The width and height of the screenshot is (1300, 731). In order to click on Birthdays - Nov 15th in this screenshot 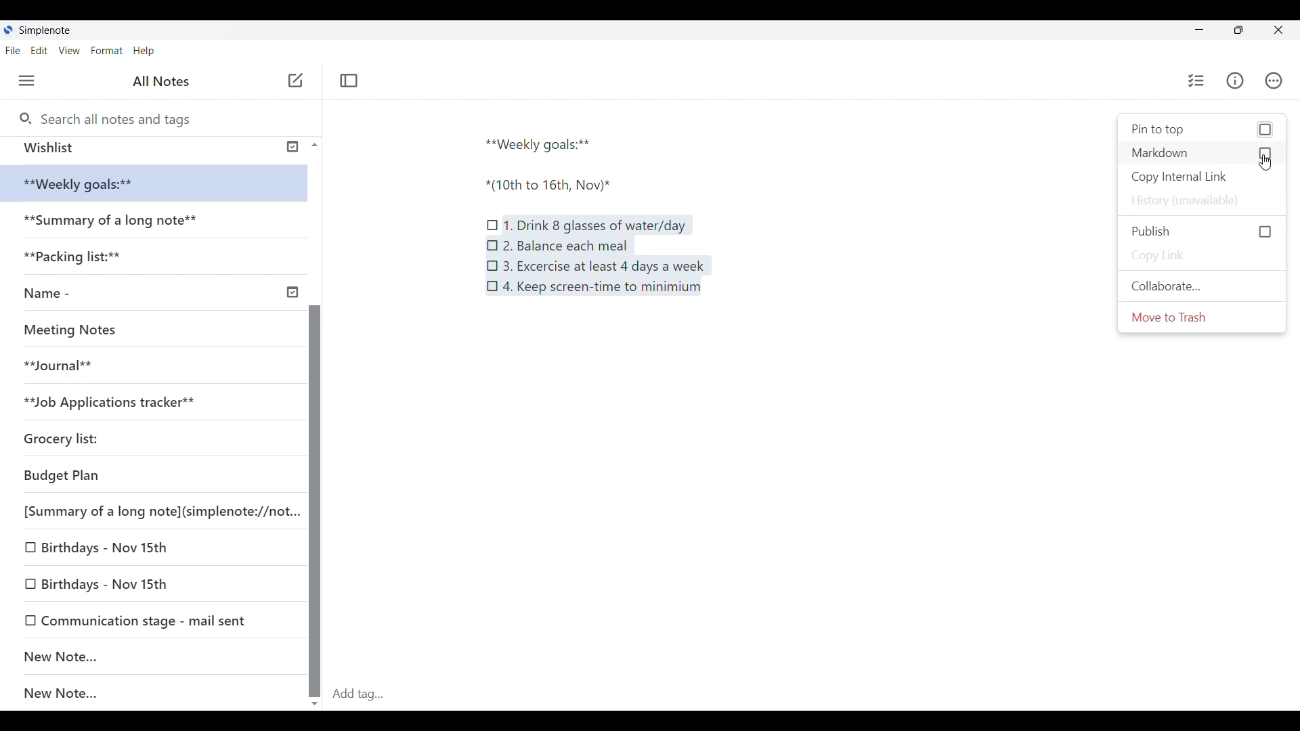, I will do `click(137, 550)`.